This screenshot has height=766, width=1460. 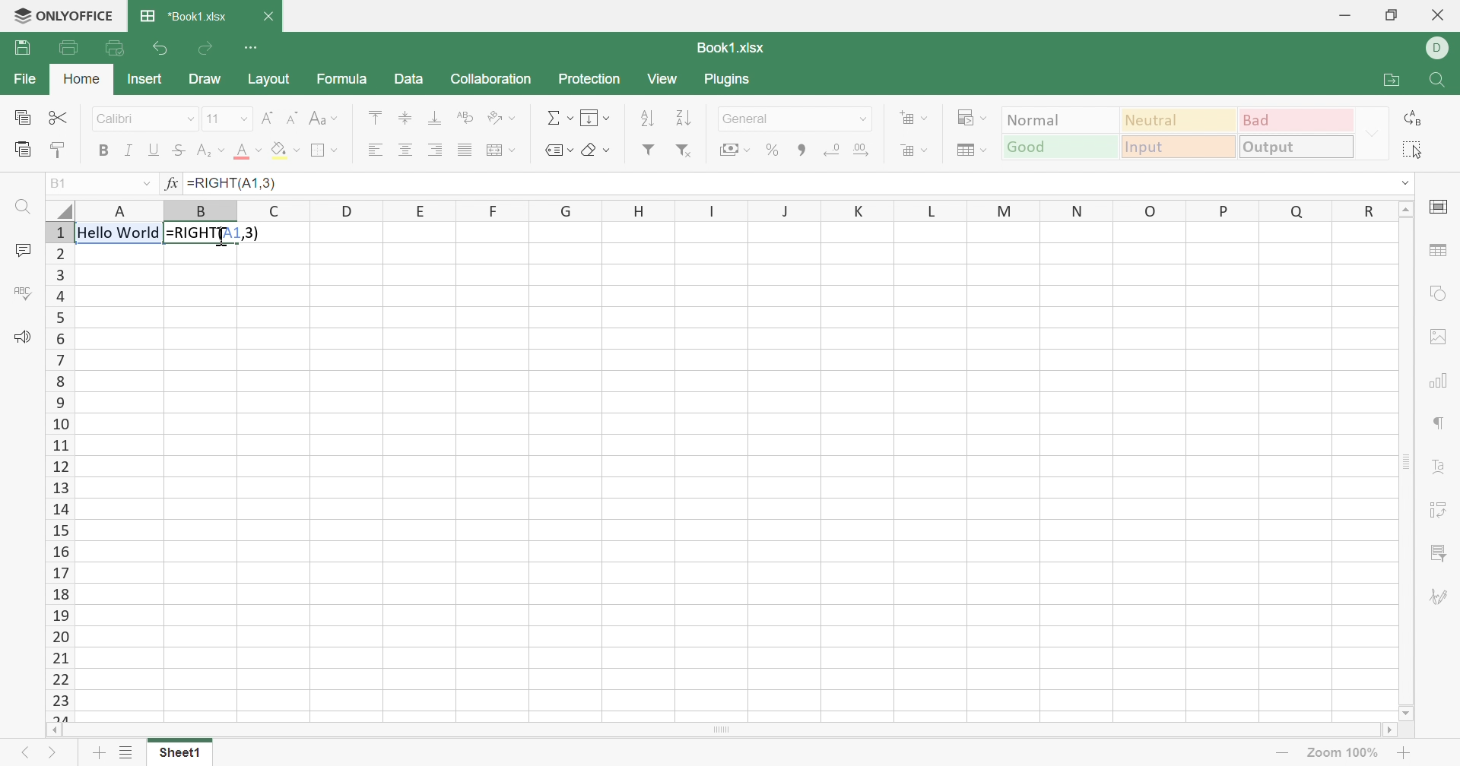 I want to click on Close, so click(x=1439, y=14).